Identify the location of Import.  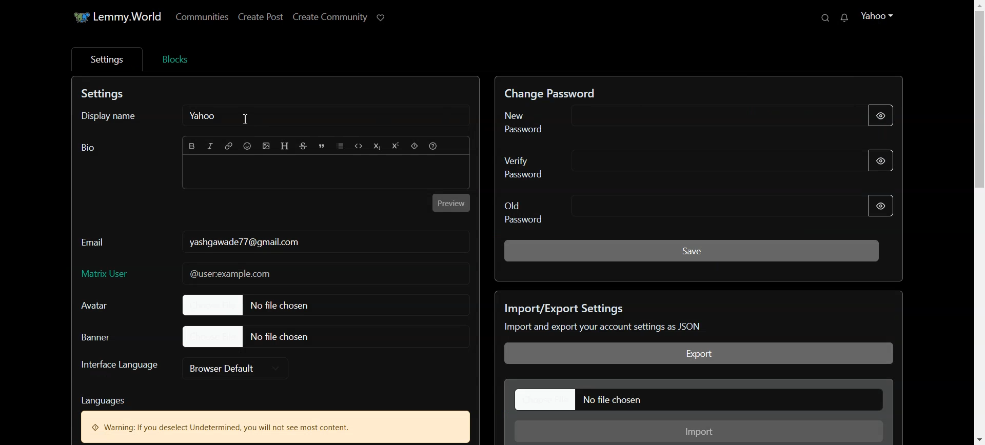
(700, 432).